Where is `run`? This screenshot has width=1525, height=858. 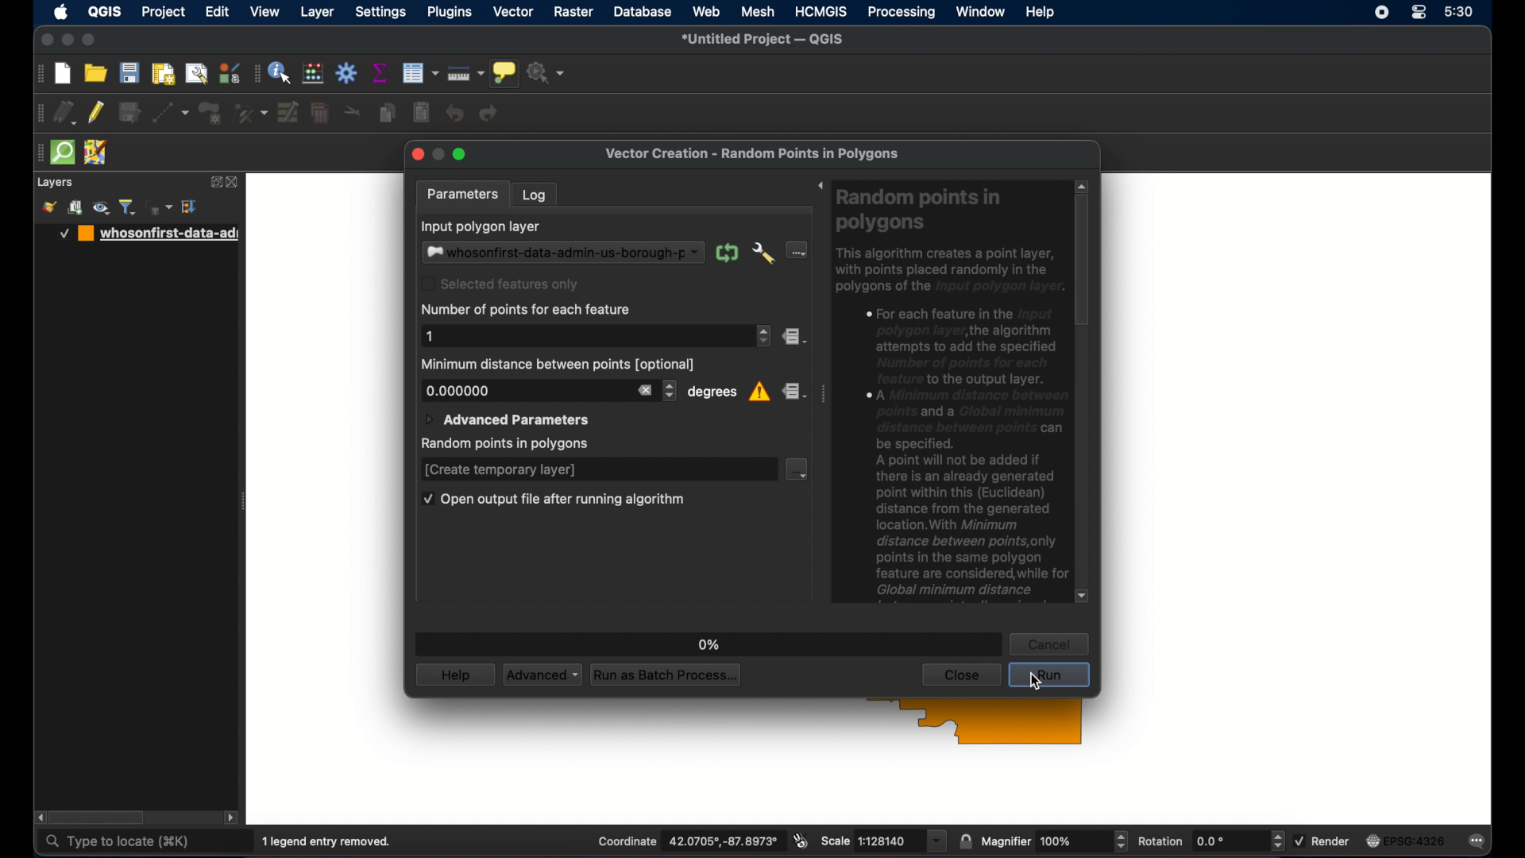
run is located at coordinates (1050, 675).